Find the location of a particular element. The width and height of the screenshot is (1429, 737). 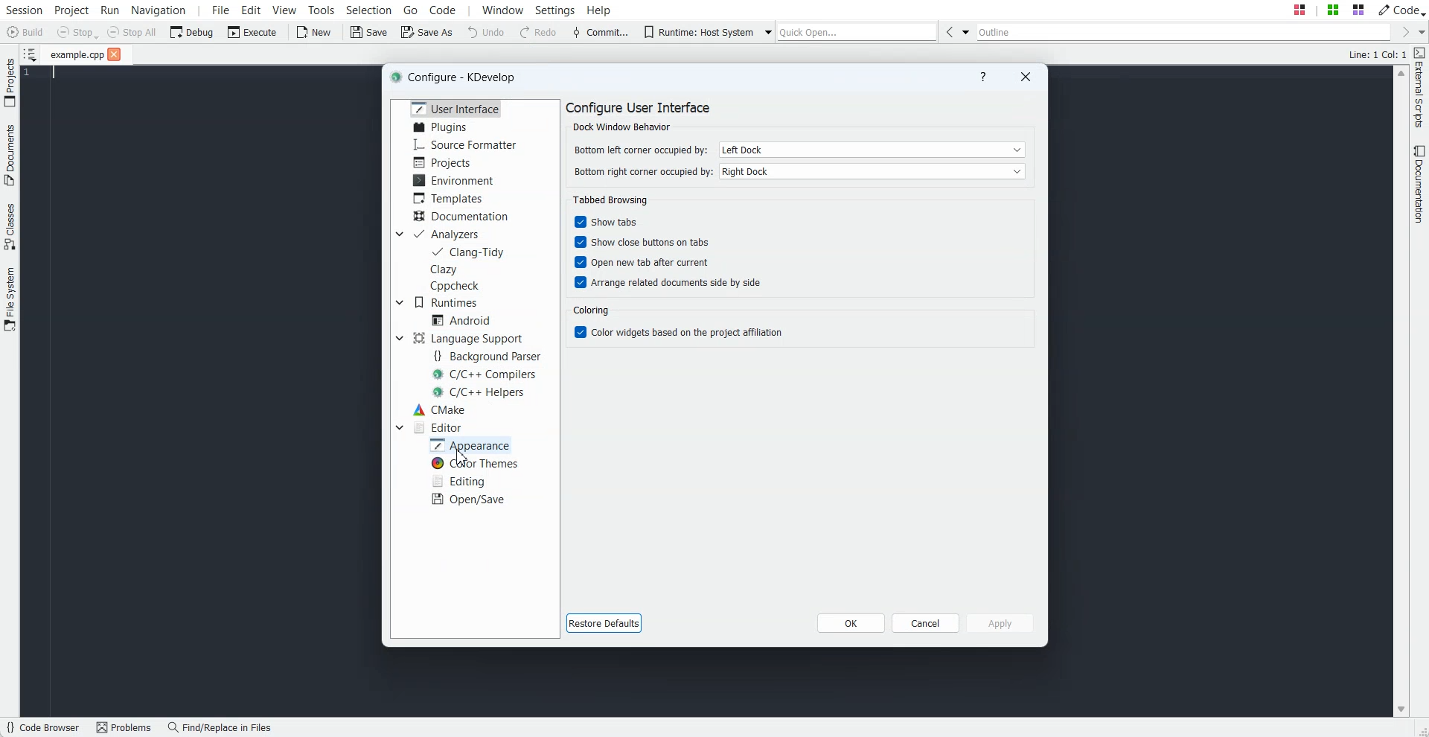

Color Themes is located at coordinates (473, 463).